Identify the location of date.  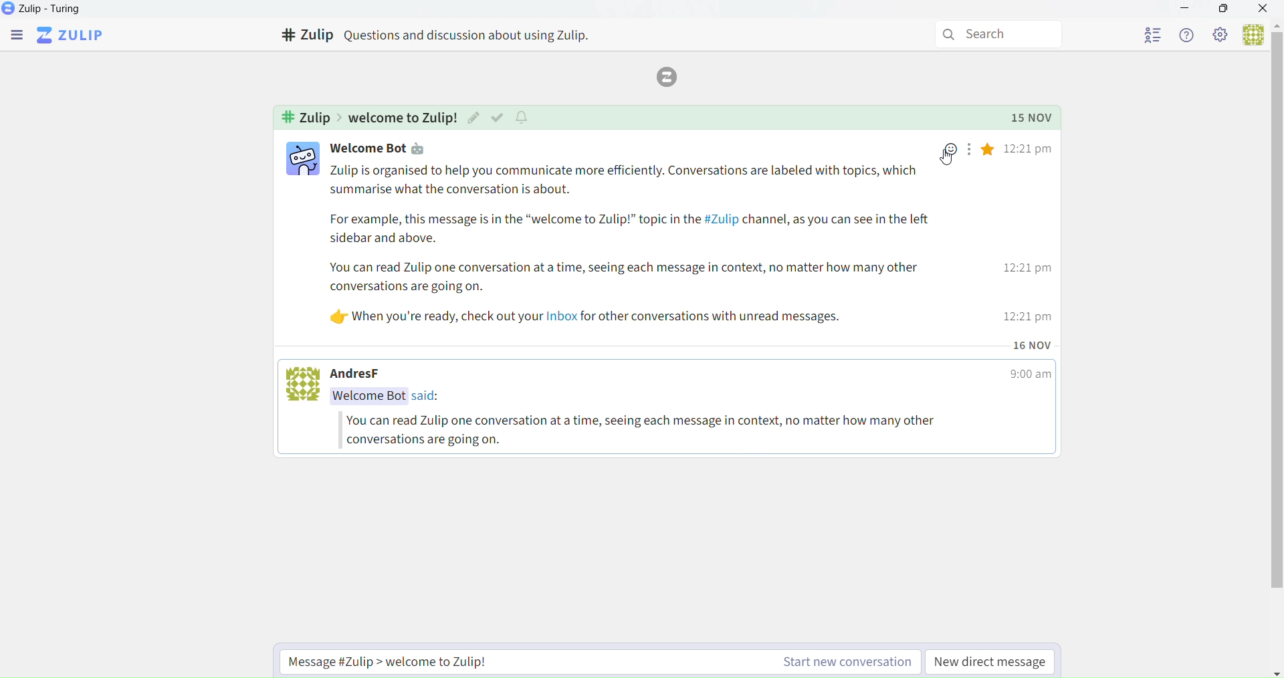
(1032, 344).